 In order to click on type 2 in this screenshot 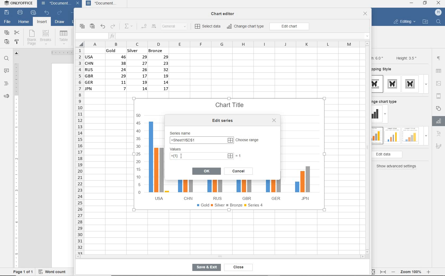, I will do `click(392, 84)`.